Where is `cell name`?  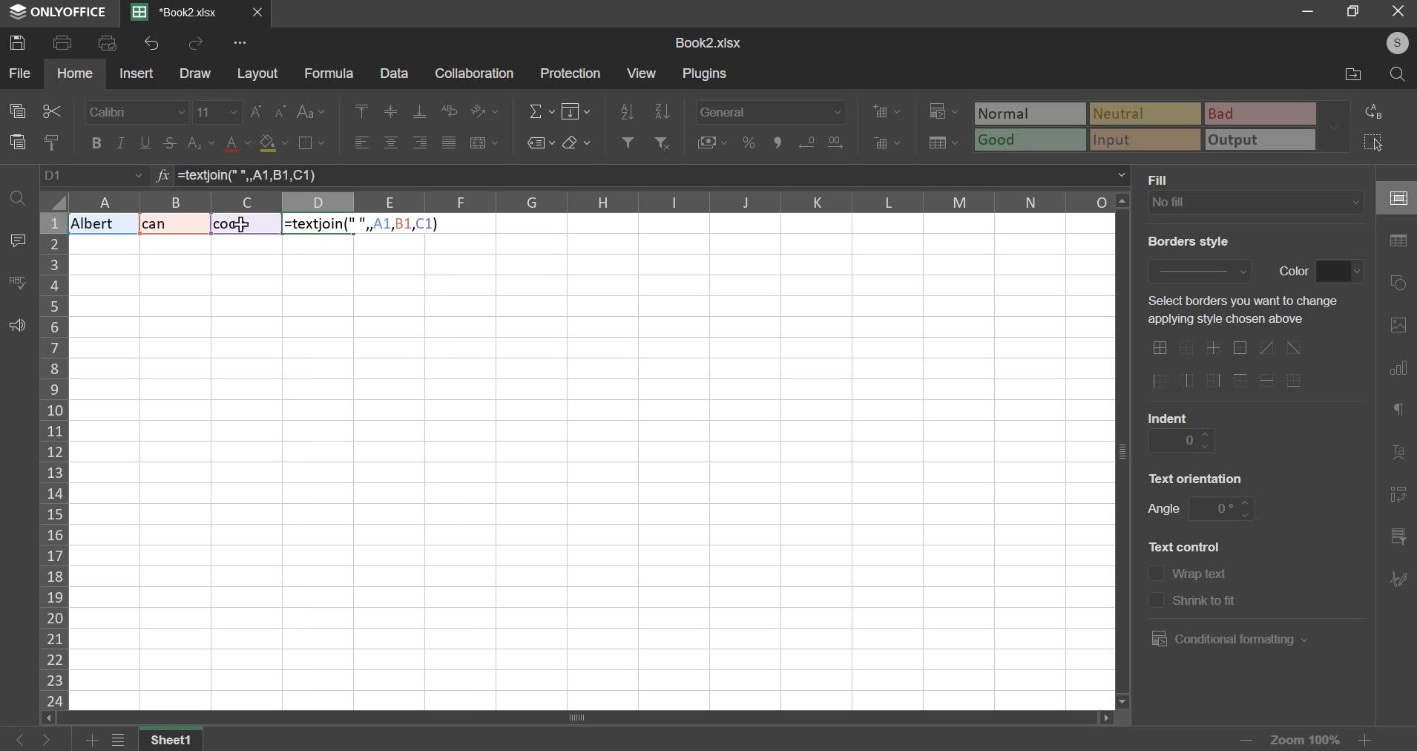 cell name is located at coordinates (94, 176).